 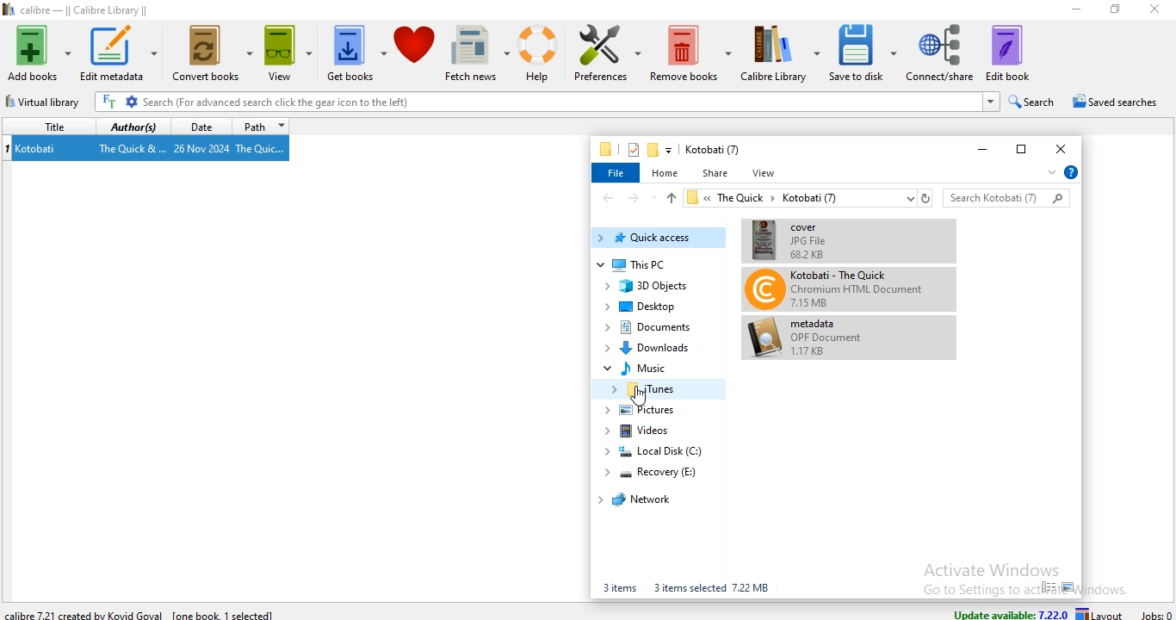 I want to click on refresh, so click(x=925, y=197).